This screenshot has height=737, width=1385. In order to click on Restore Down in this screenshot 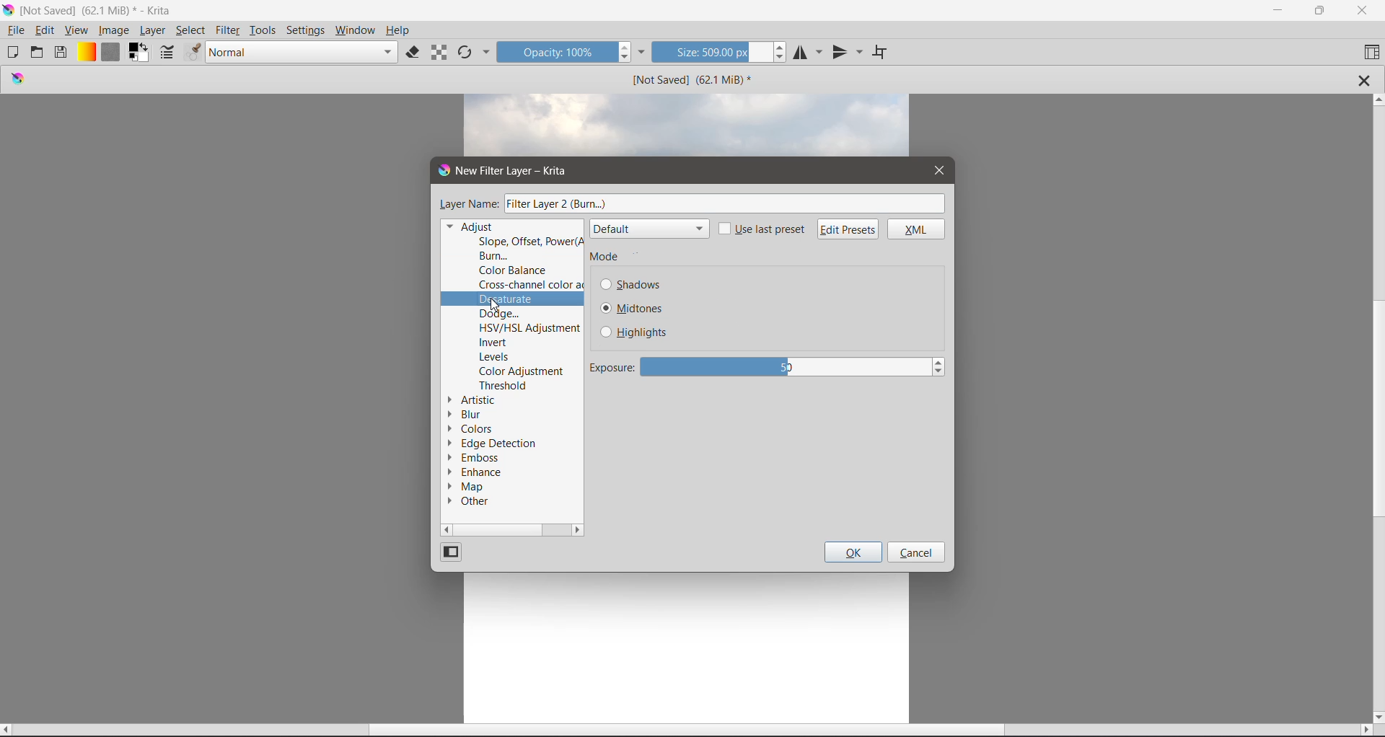, I will do `click(1319, 11)`.